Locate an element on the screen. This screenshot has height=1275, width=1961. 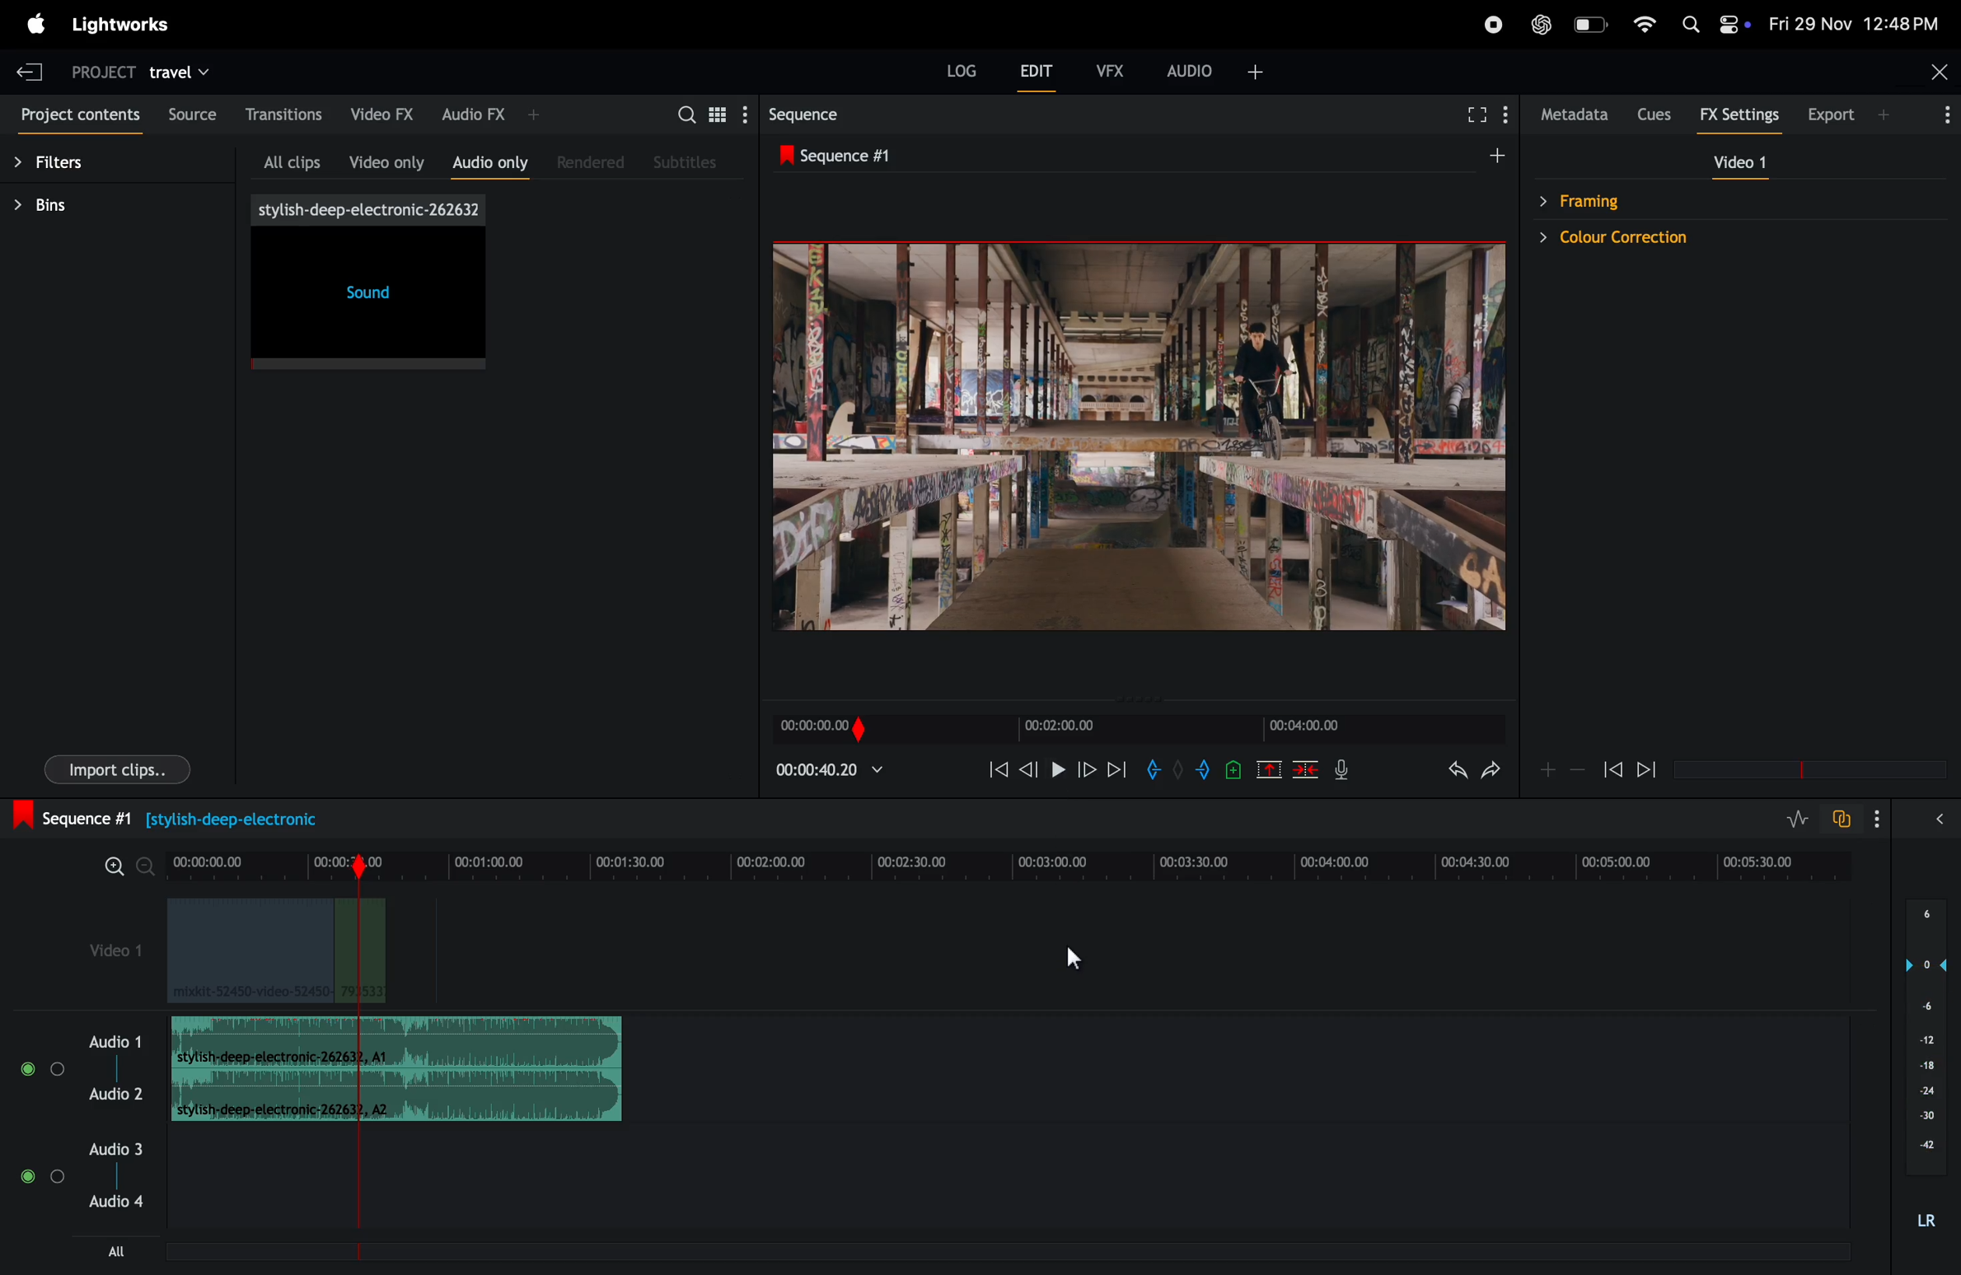
zoom in is located at coordinates (1550, 769).